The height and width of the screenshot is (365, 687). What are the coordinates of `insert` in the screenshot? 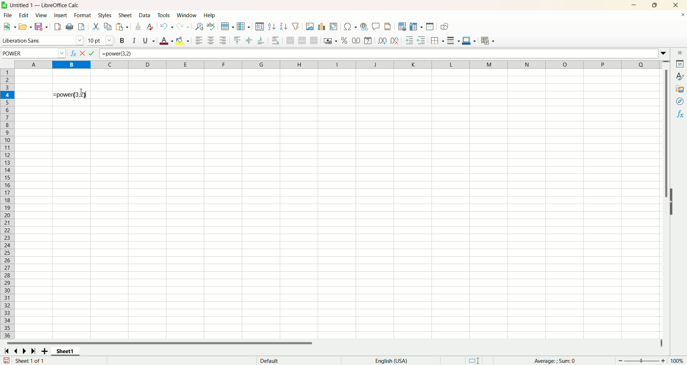 It's located at (61, 15).